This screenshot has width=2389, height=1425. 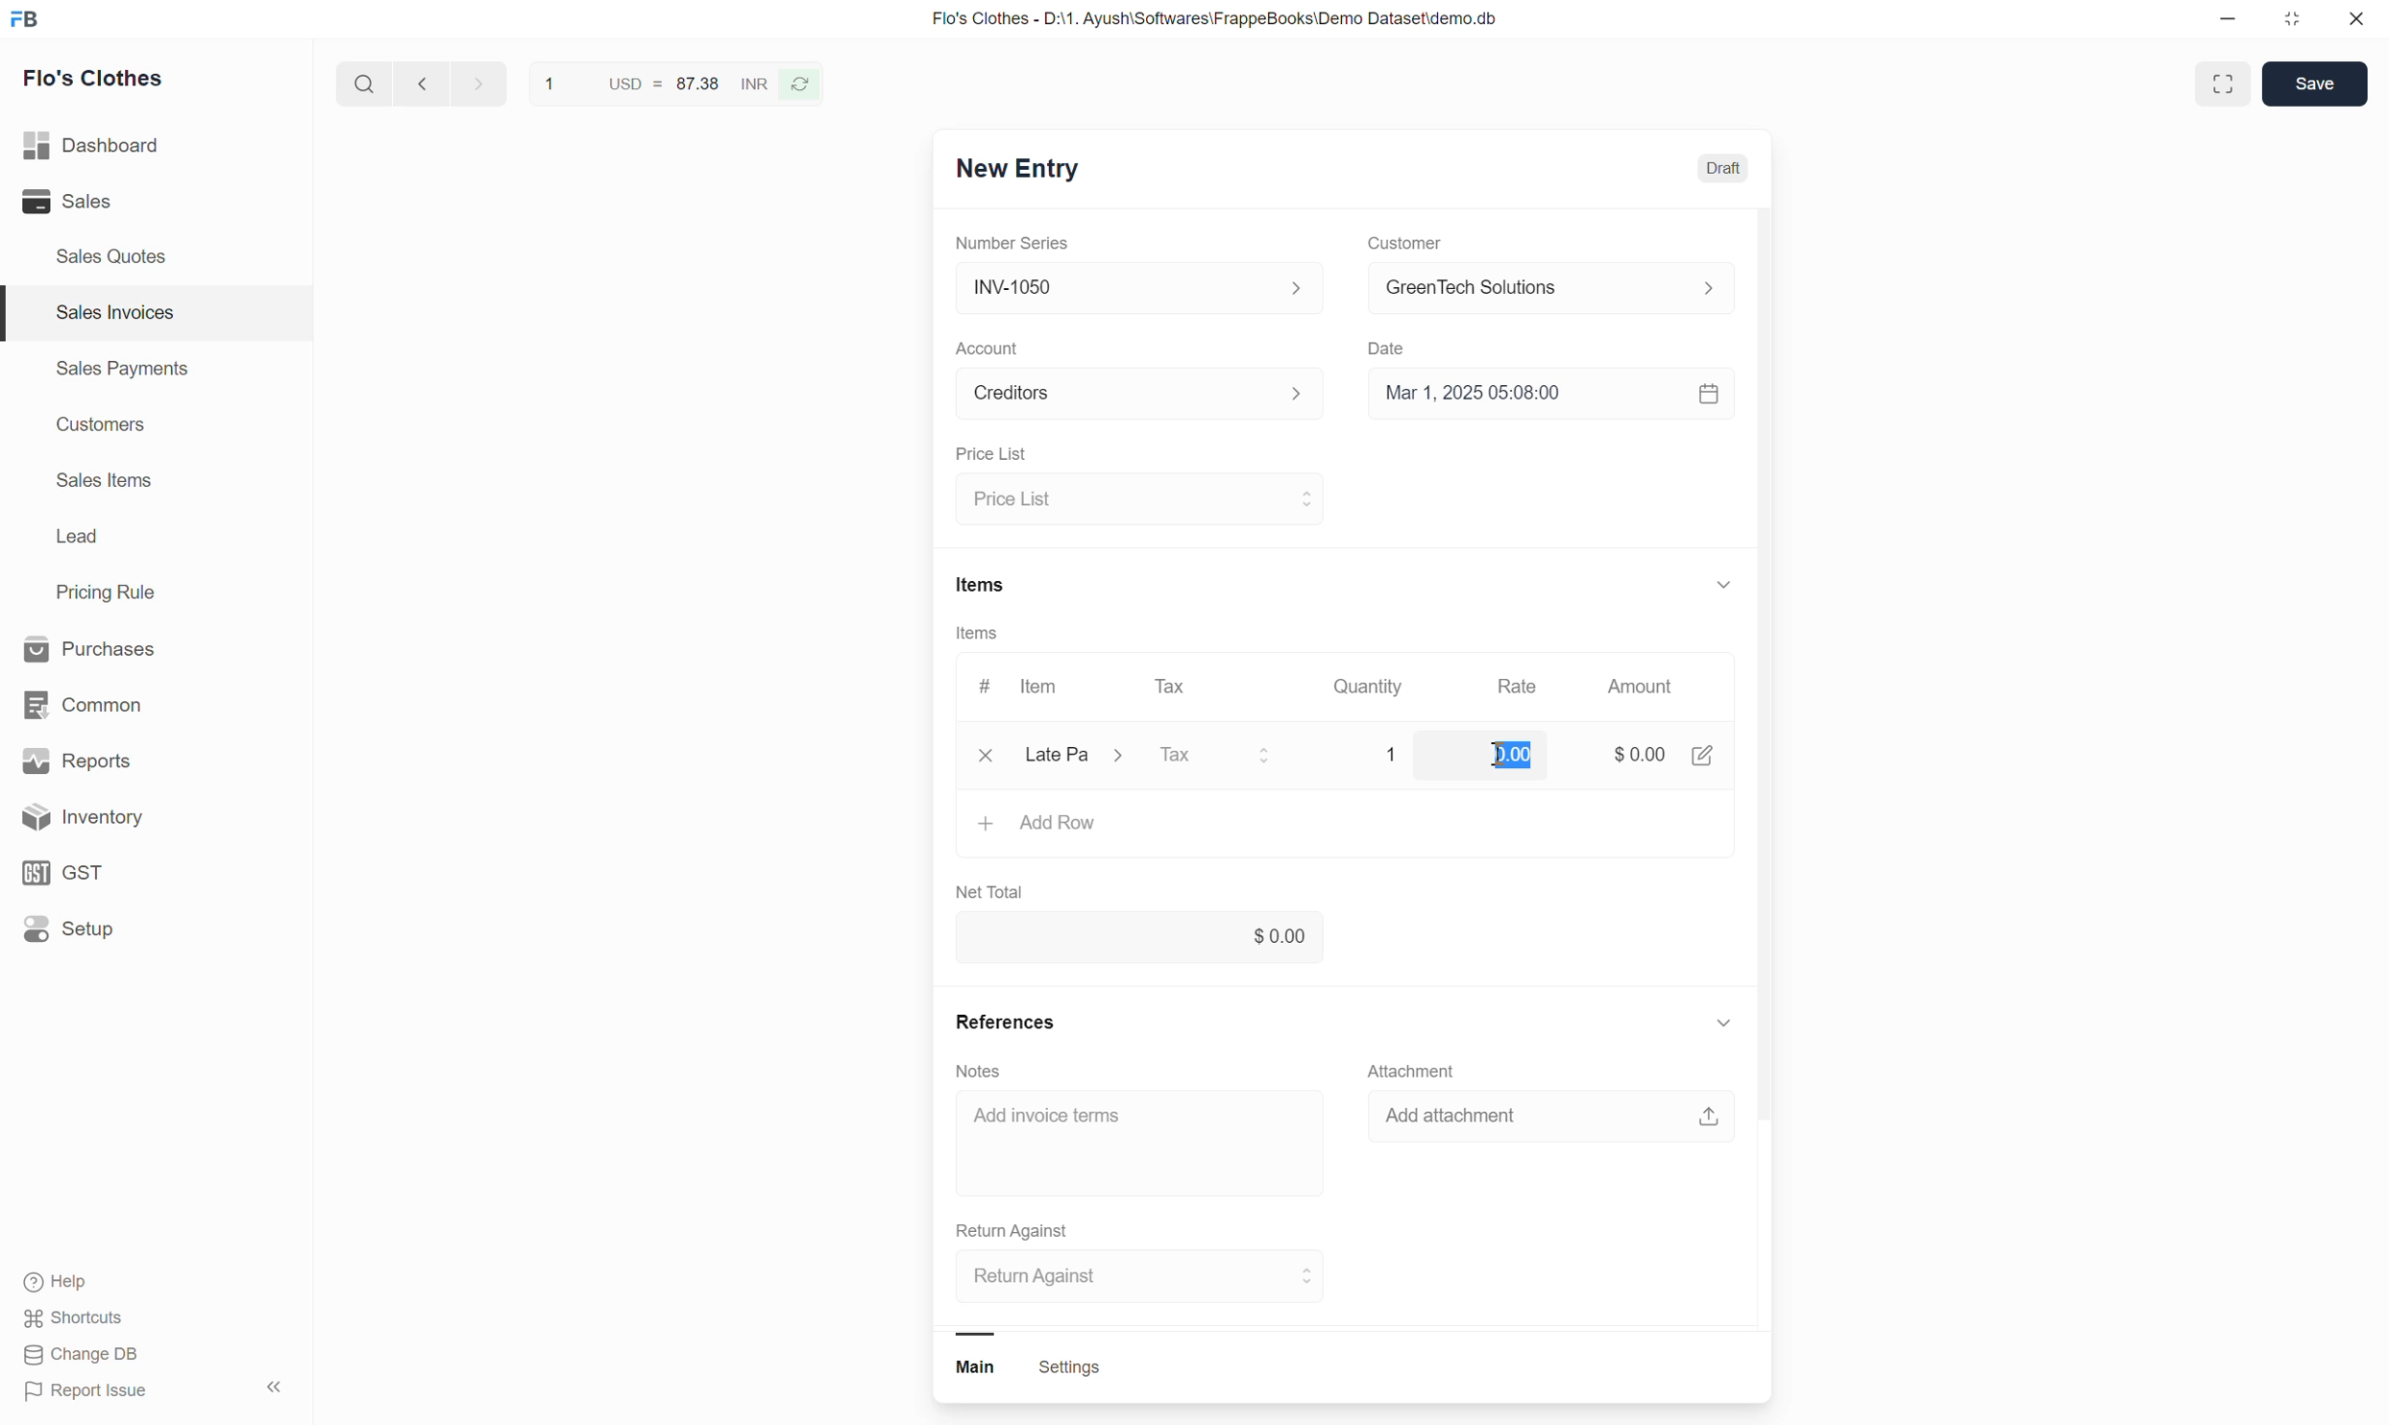 What do you see at coordinates (104, 82) in the screenshot?
I see `Flo's Clothes` at bounding box center [104, 82].